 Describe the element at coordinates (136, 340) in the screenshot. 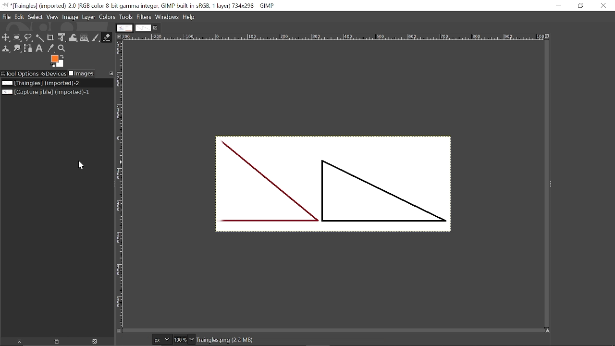

I see `6.0 6.0` at that location.